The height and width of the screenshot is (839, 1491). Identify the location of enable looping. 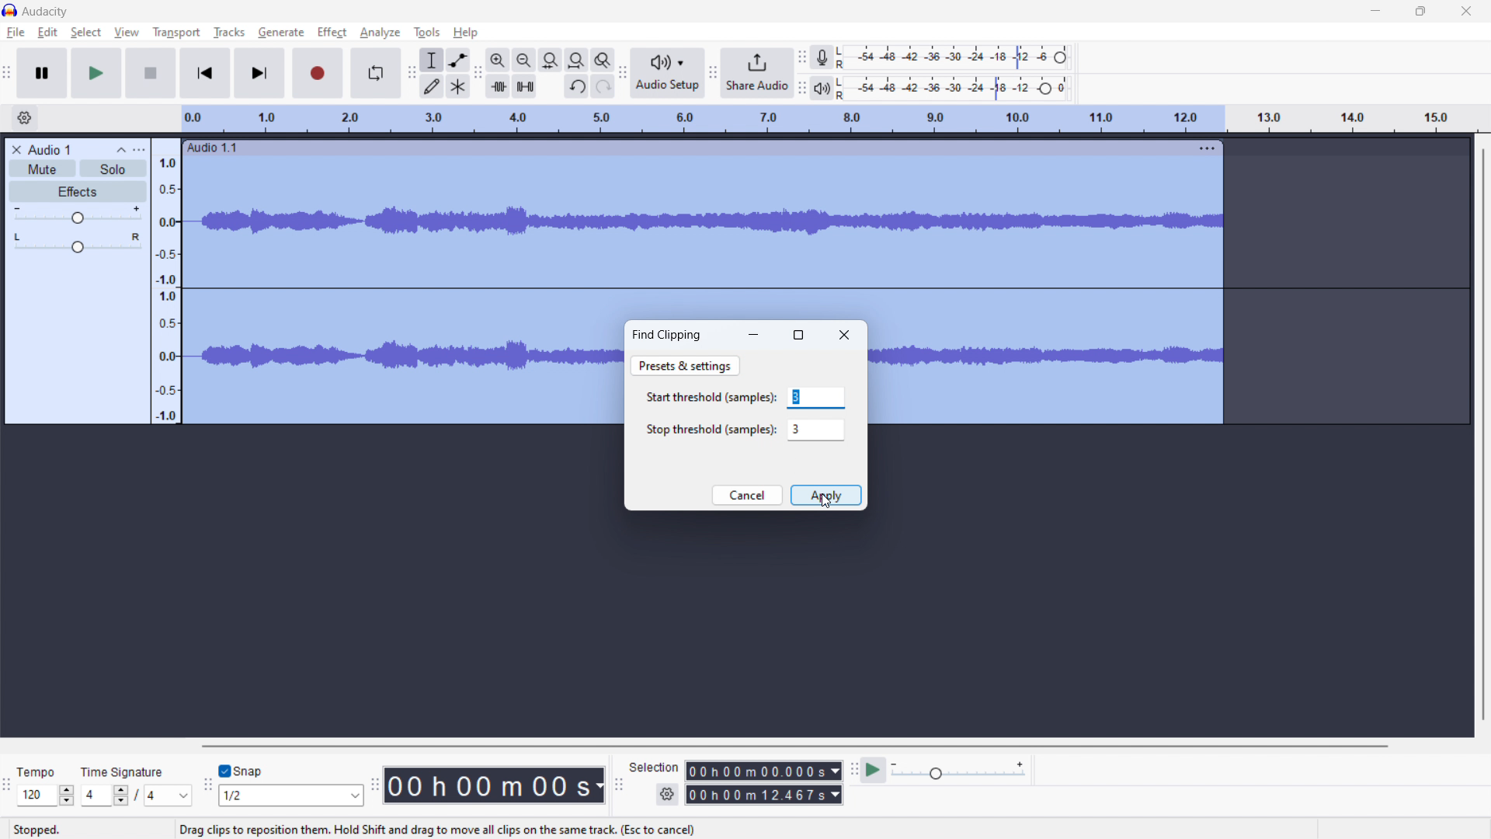
(375, 73).